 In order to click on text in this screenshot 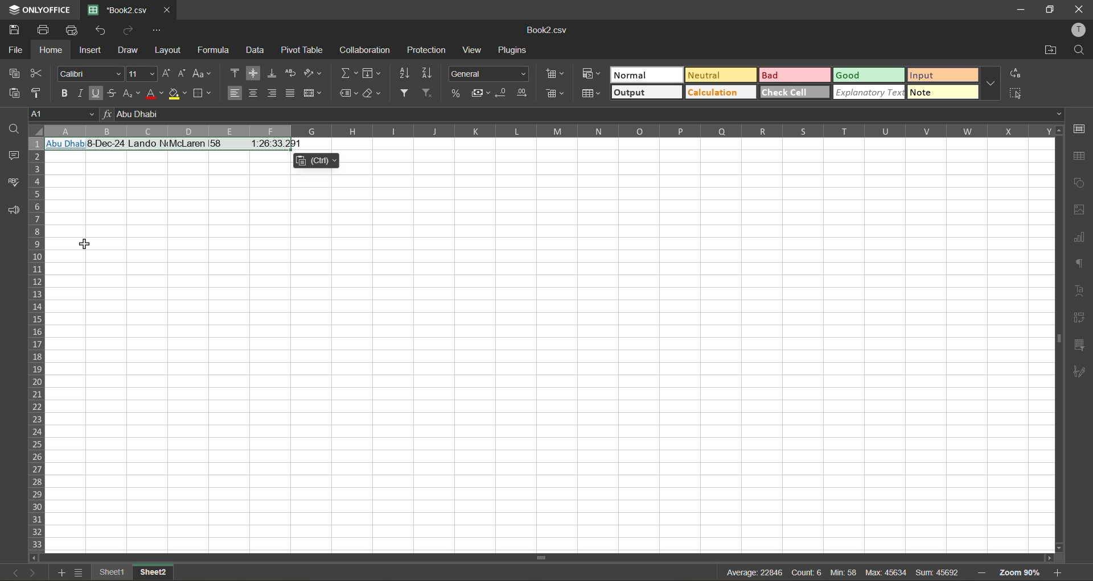, I will do `click(1080, 291)`.